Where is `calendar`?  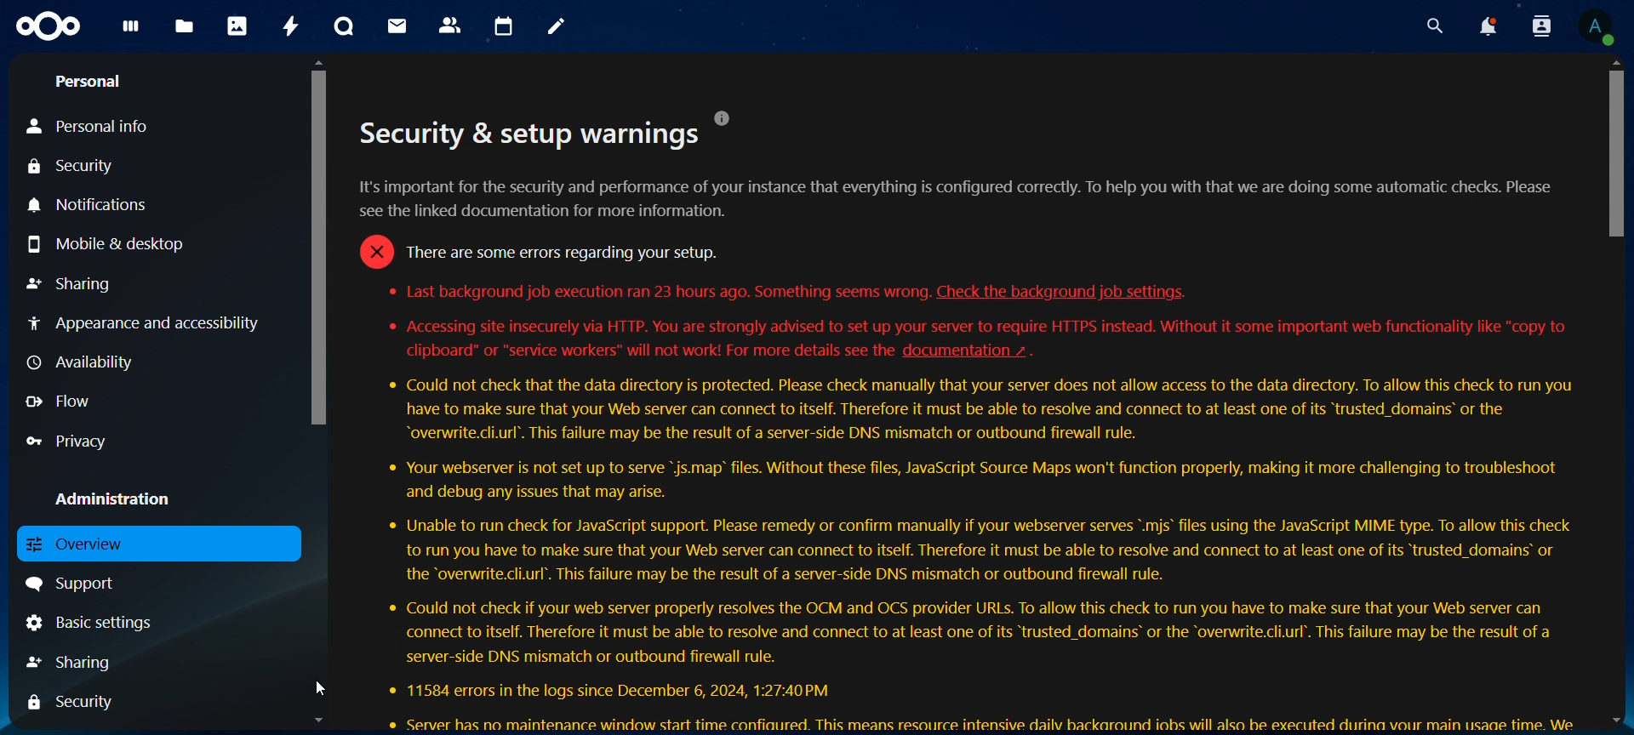
calendar is located at coordinates (504, 27).